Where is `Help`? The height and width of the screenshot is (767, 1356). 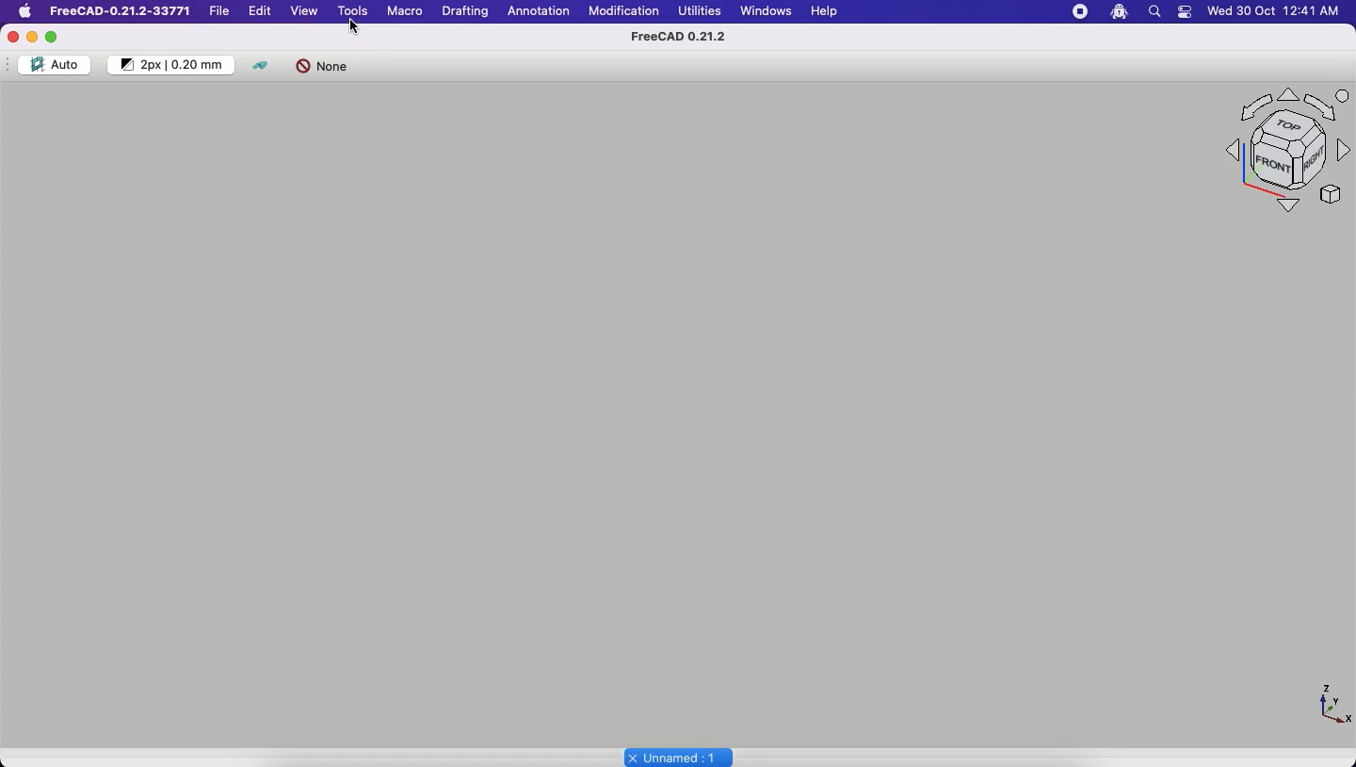
Help is located at coordinates (823, 10).